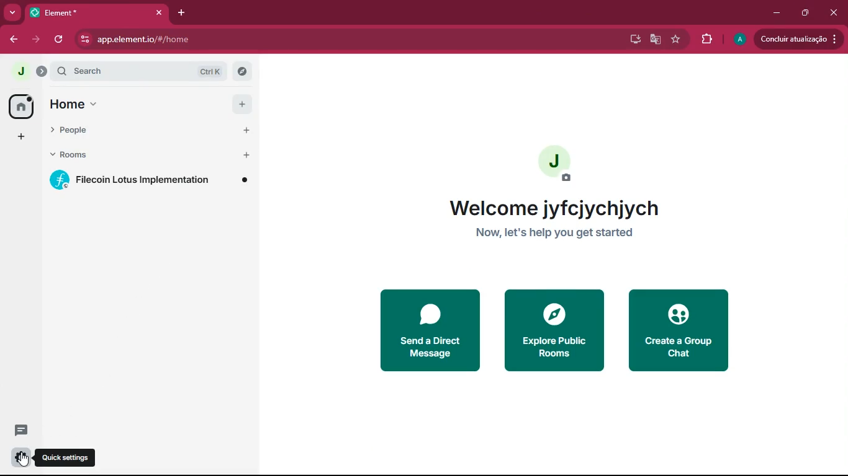  What do you see at coordinates (553, 328) in the screenshot?
I see `explore` at bounding box center [553, 328].